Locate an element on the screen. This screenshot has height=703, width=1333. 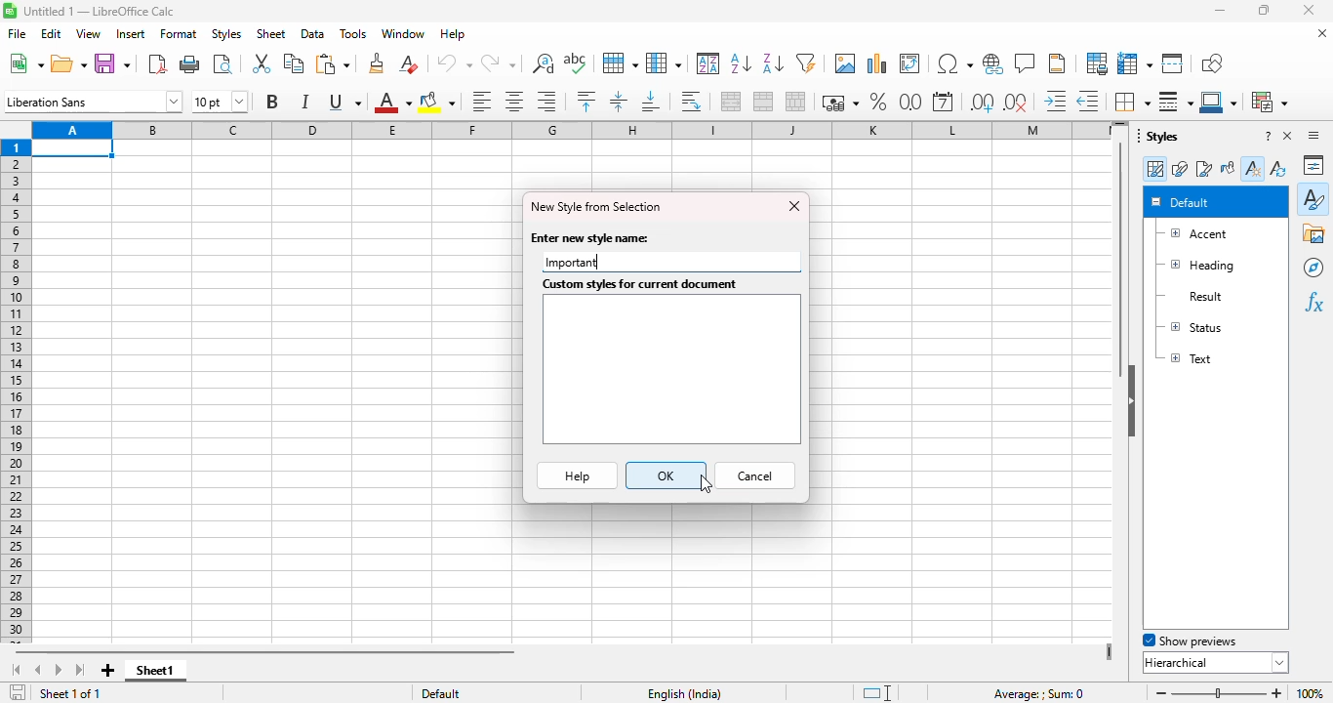
add new sheet is located at coordinates (108, 671).